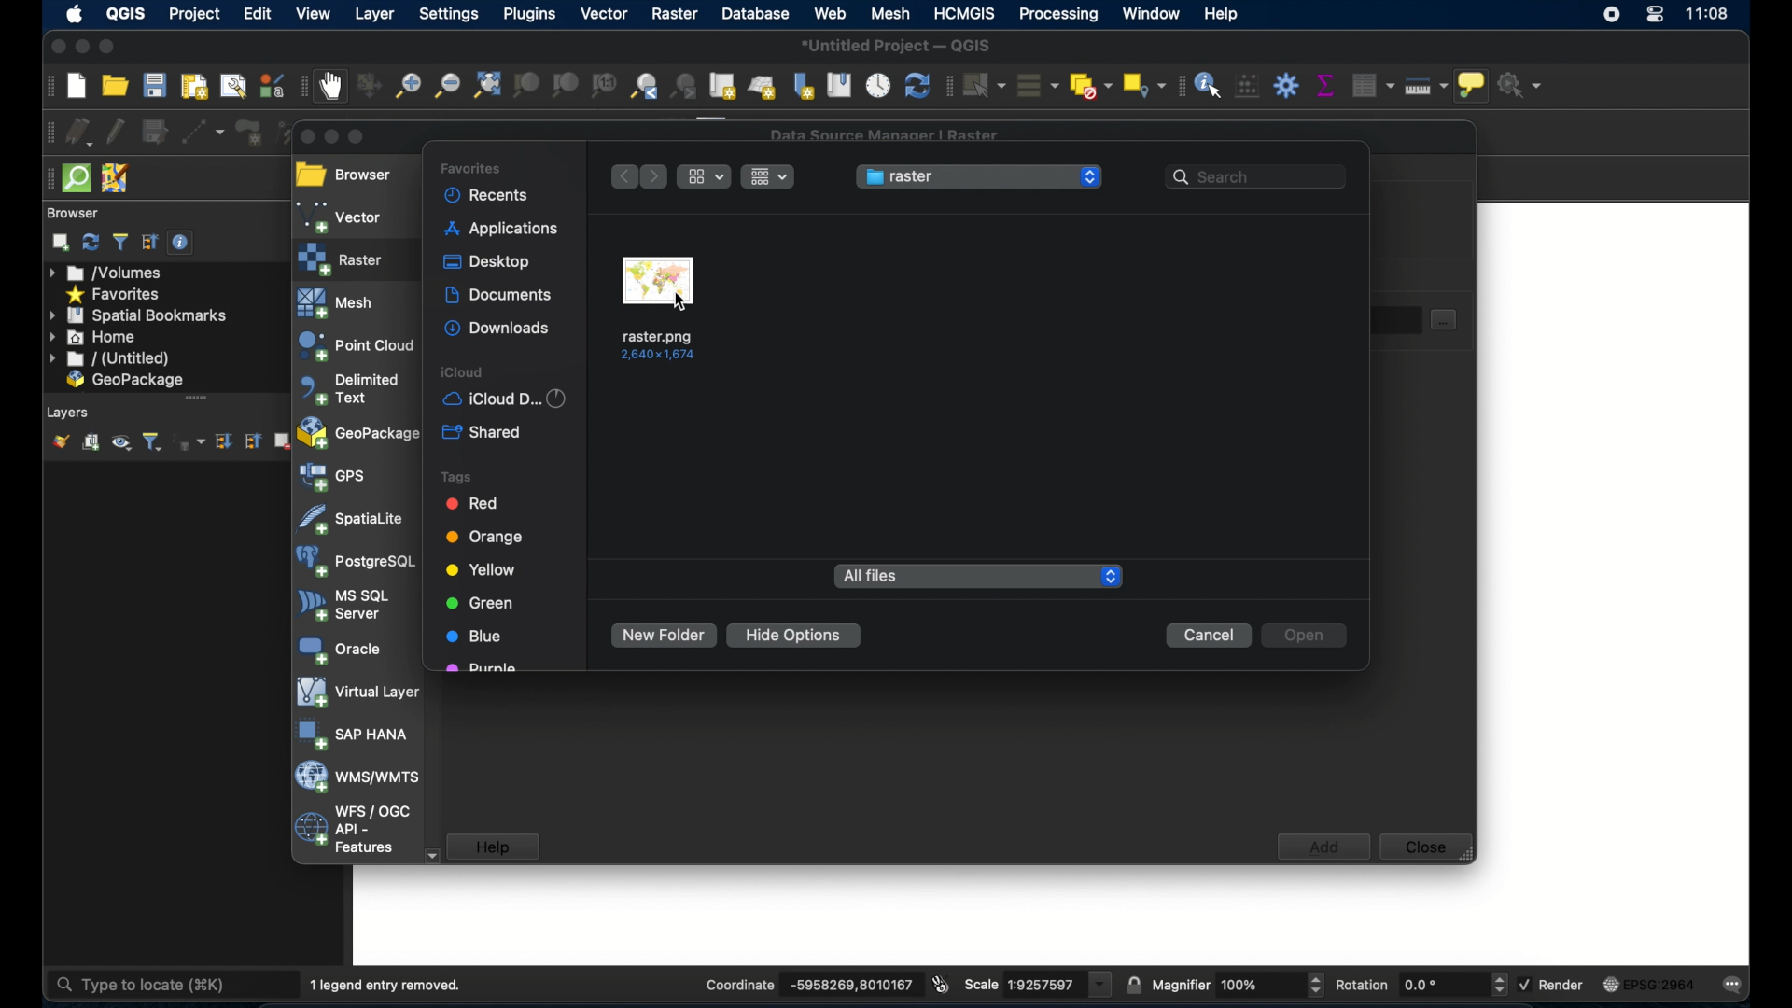 This screenshot has height=1008, width=1792. Describe the element at coordinates (357, 691) in the screenshot. I see `virtual layer` at that location.